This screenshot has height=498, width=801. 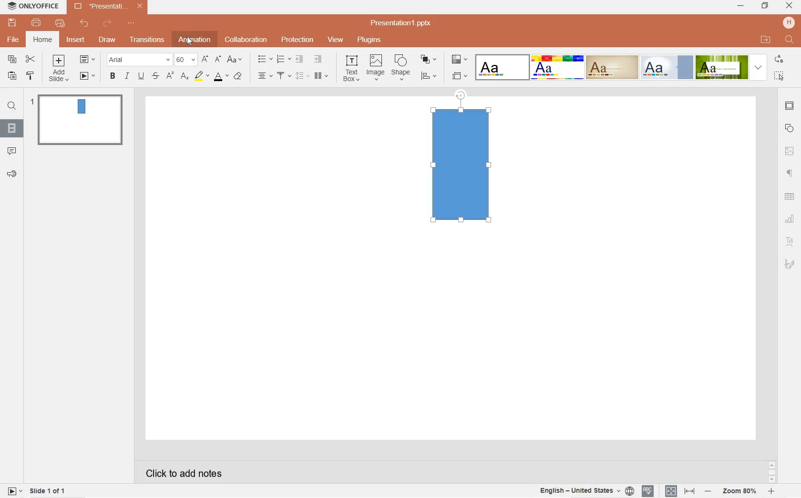 What do you see at coordinates (111, 7) in the screenshot?
I see `*Presentation1.pptx` at bounding box center [111, 7].